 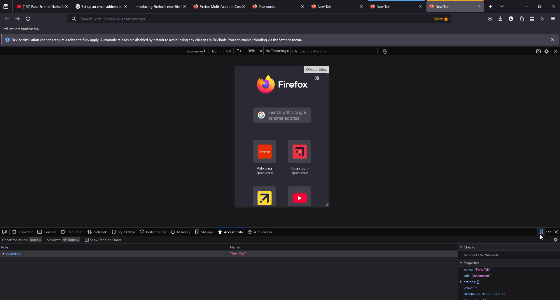 I want to click on settings, so click(x=556, y=240).